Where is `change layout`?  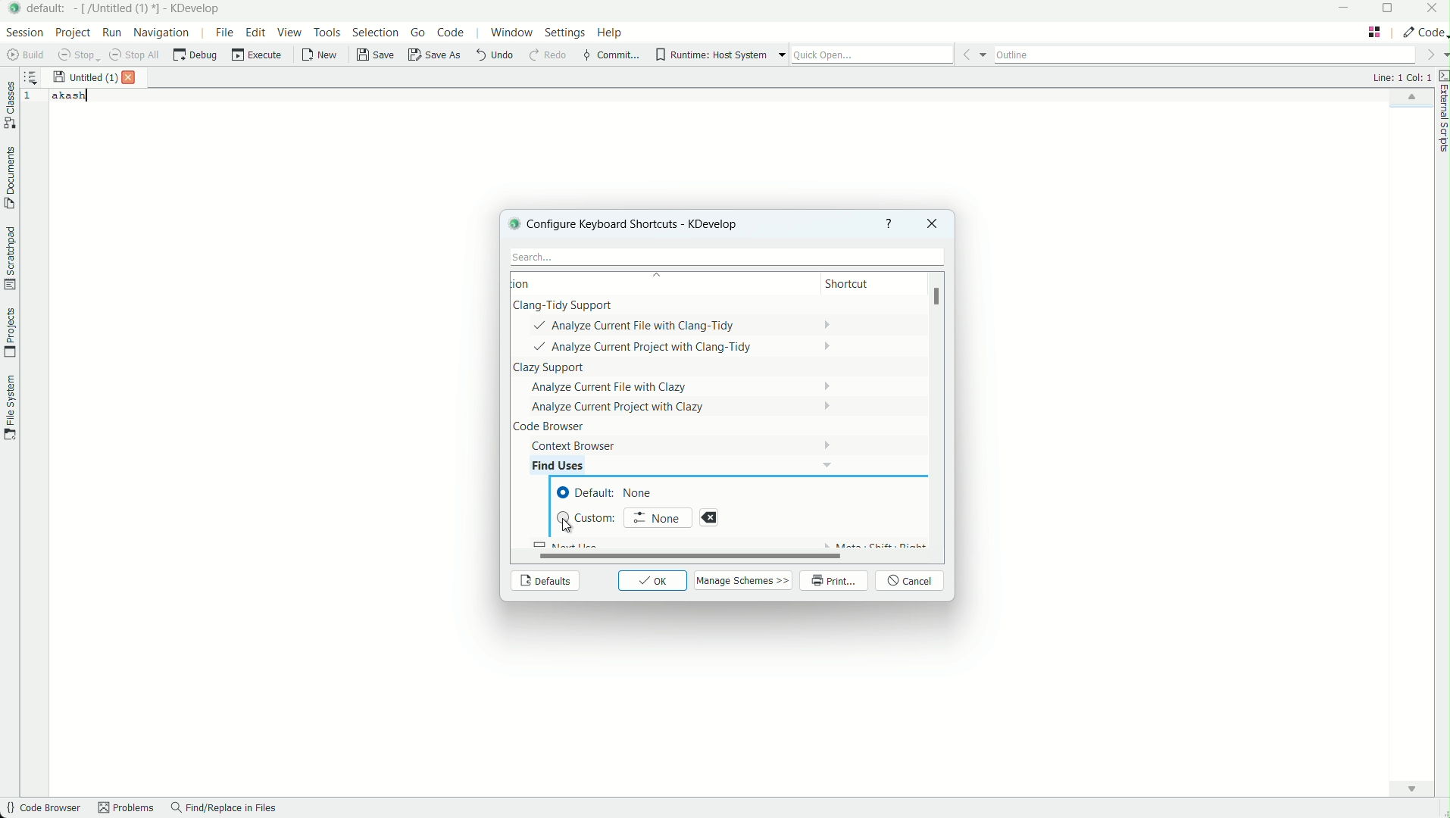
change layout is located at coordinates (1374, 32).